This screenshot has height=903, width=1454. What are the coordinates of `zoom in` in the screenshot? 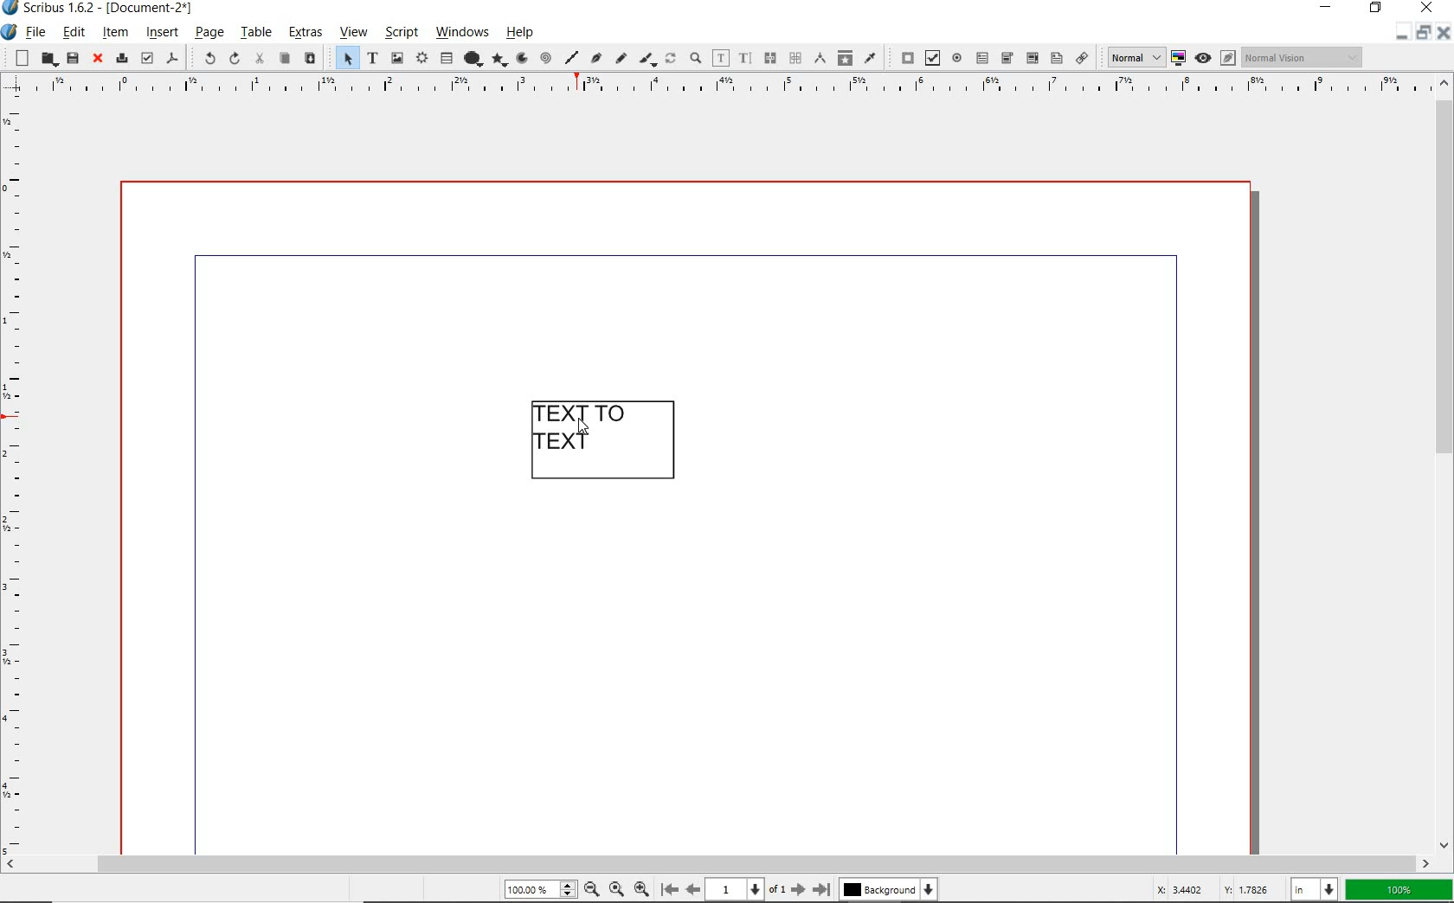 It's located at (645, 887).